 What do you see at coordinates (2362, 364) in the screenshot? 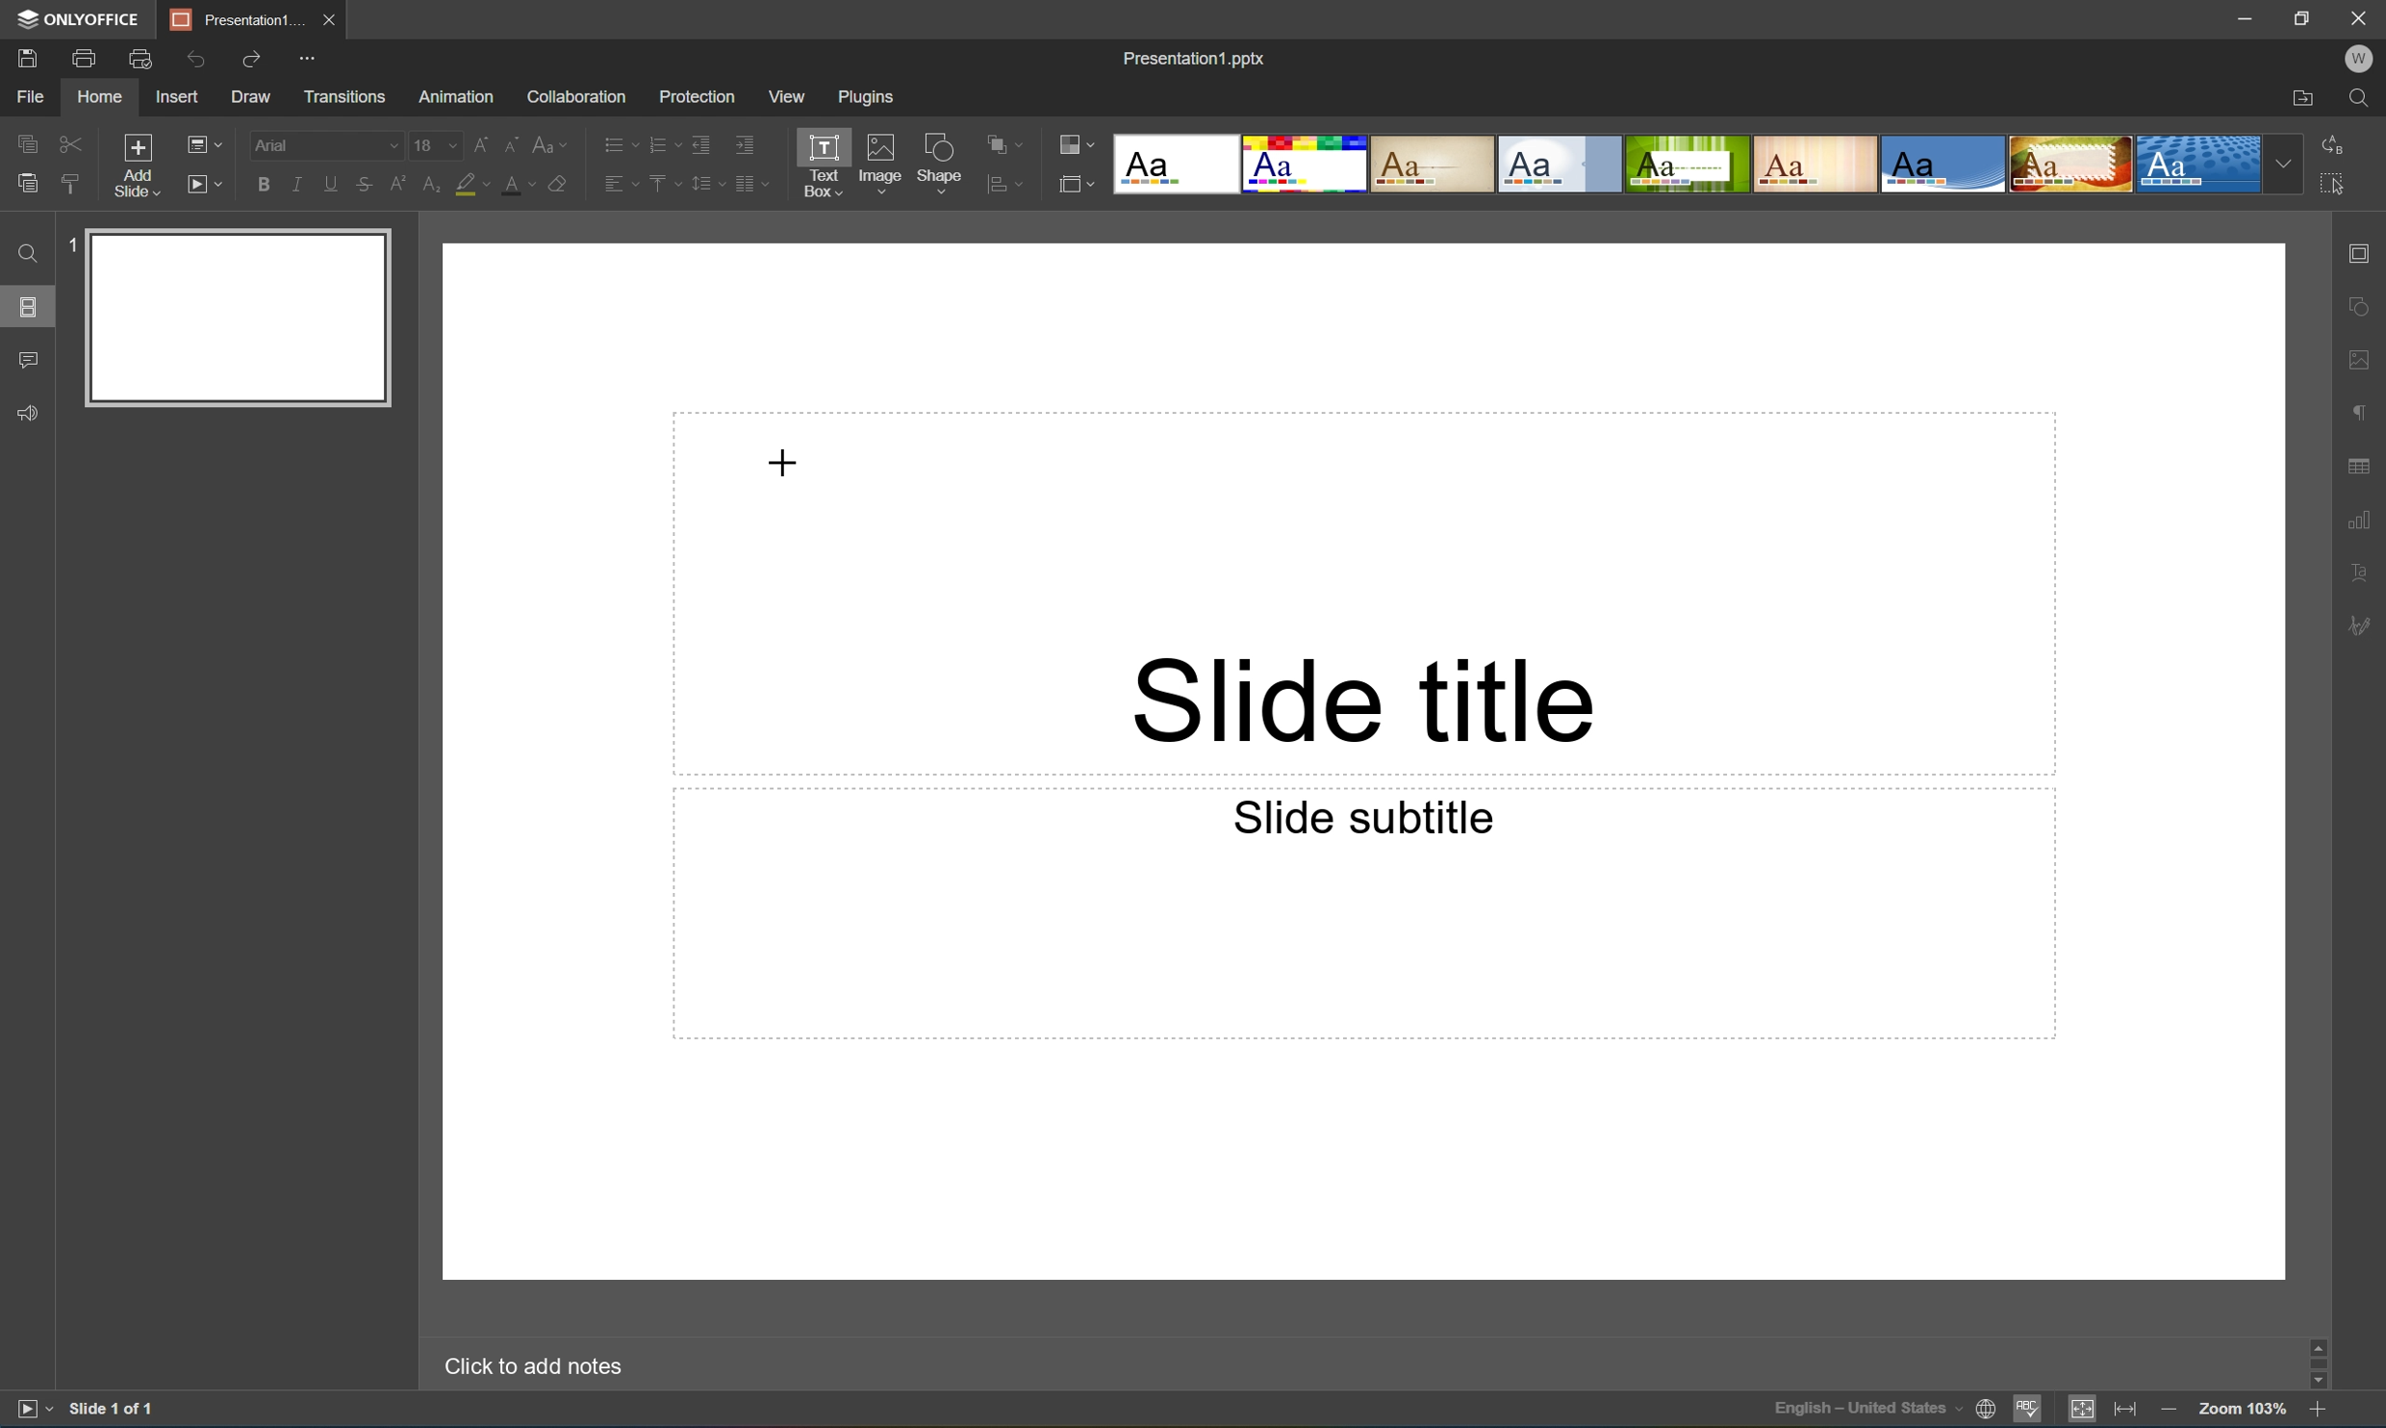
I see `image settings` at bounding box center [2362, 364].